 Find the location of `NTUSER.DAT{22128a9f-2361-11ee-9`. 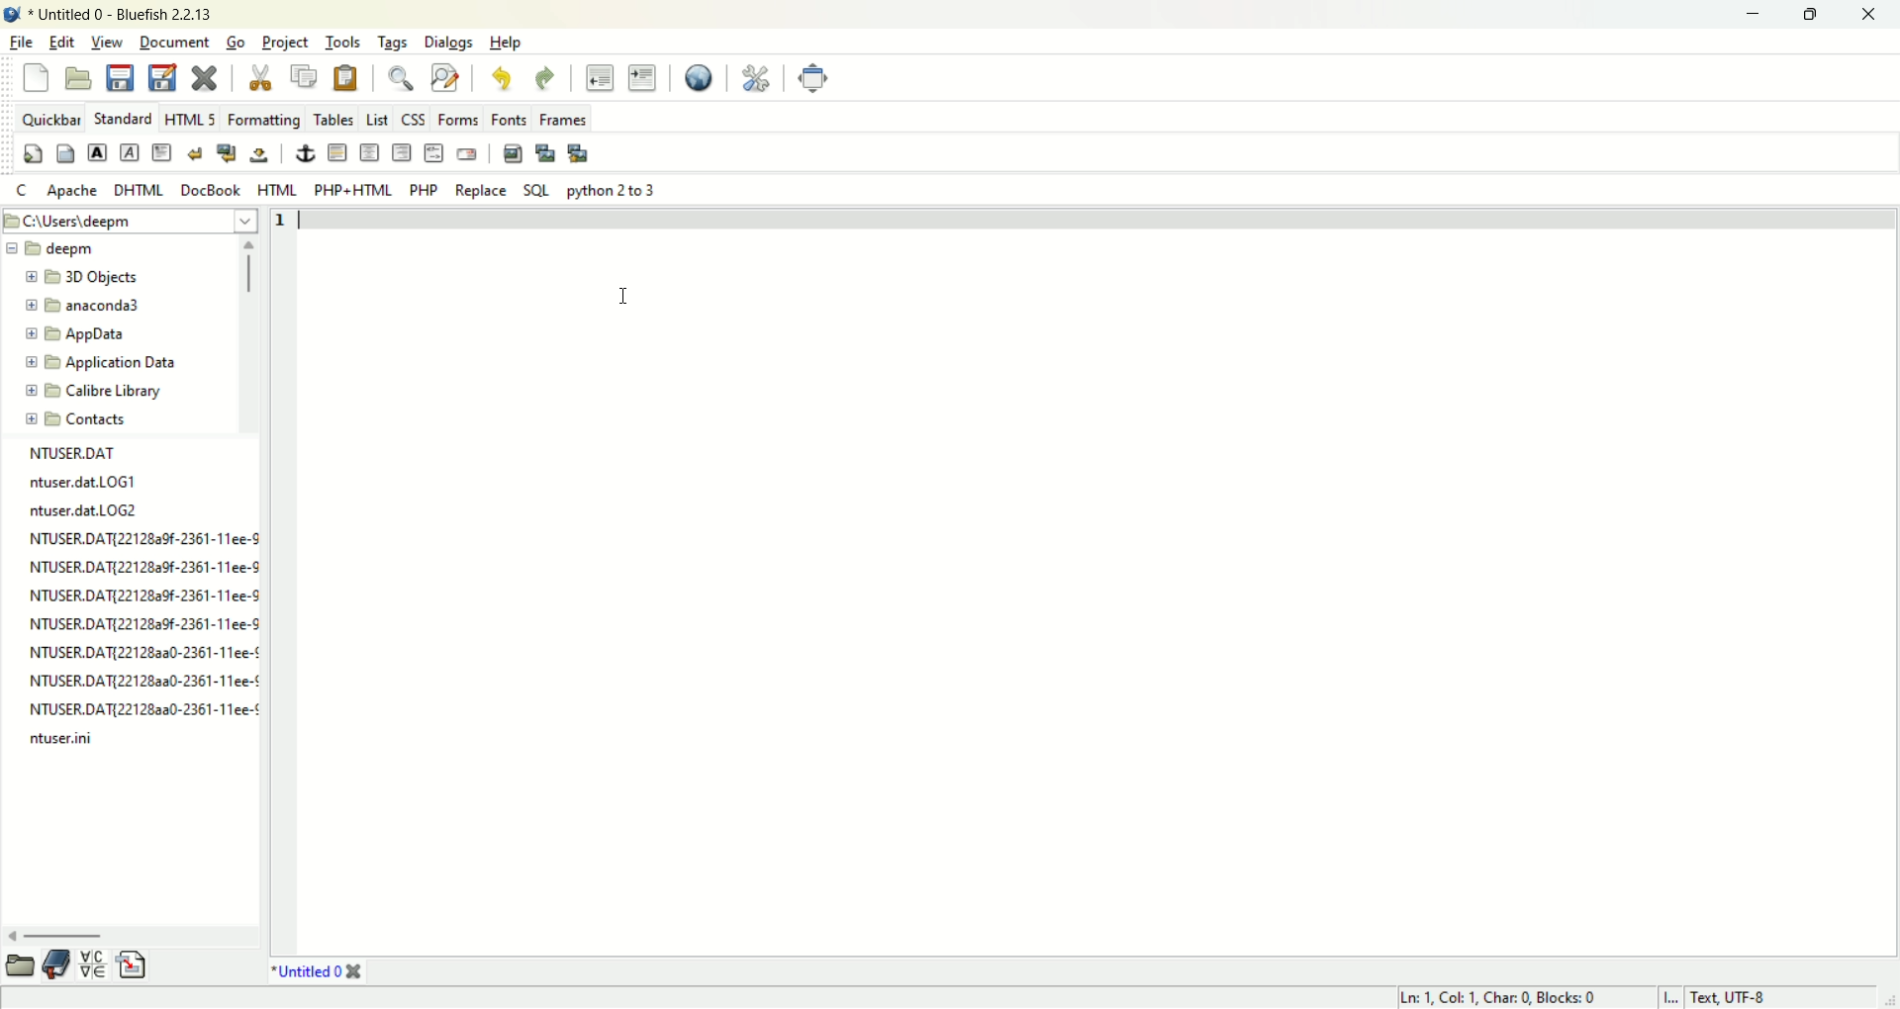

NTUSER.DAT{22128a9f-2361-11ee-9 is located at coordinates (148, 536).